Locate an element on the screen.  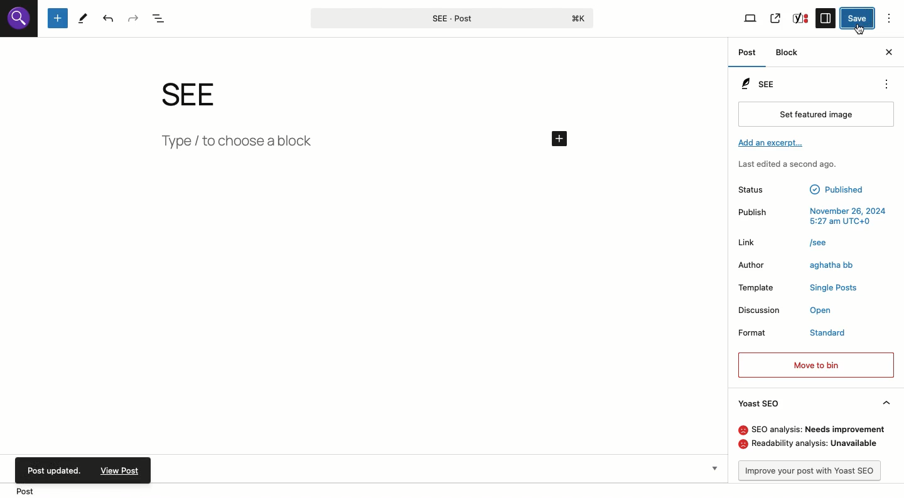
logo is located at coordinates (18, 22).